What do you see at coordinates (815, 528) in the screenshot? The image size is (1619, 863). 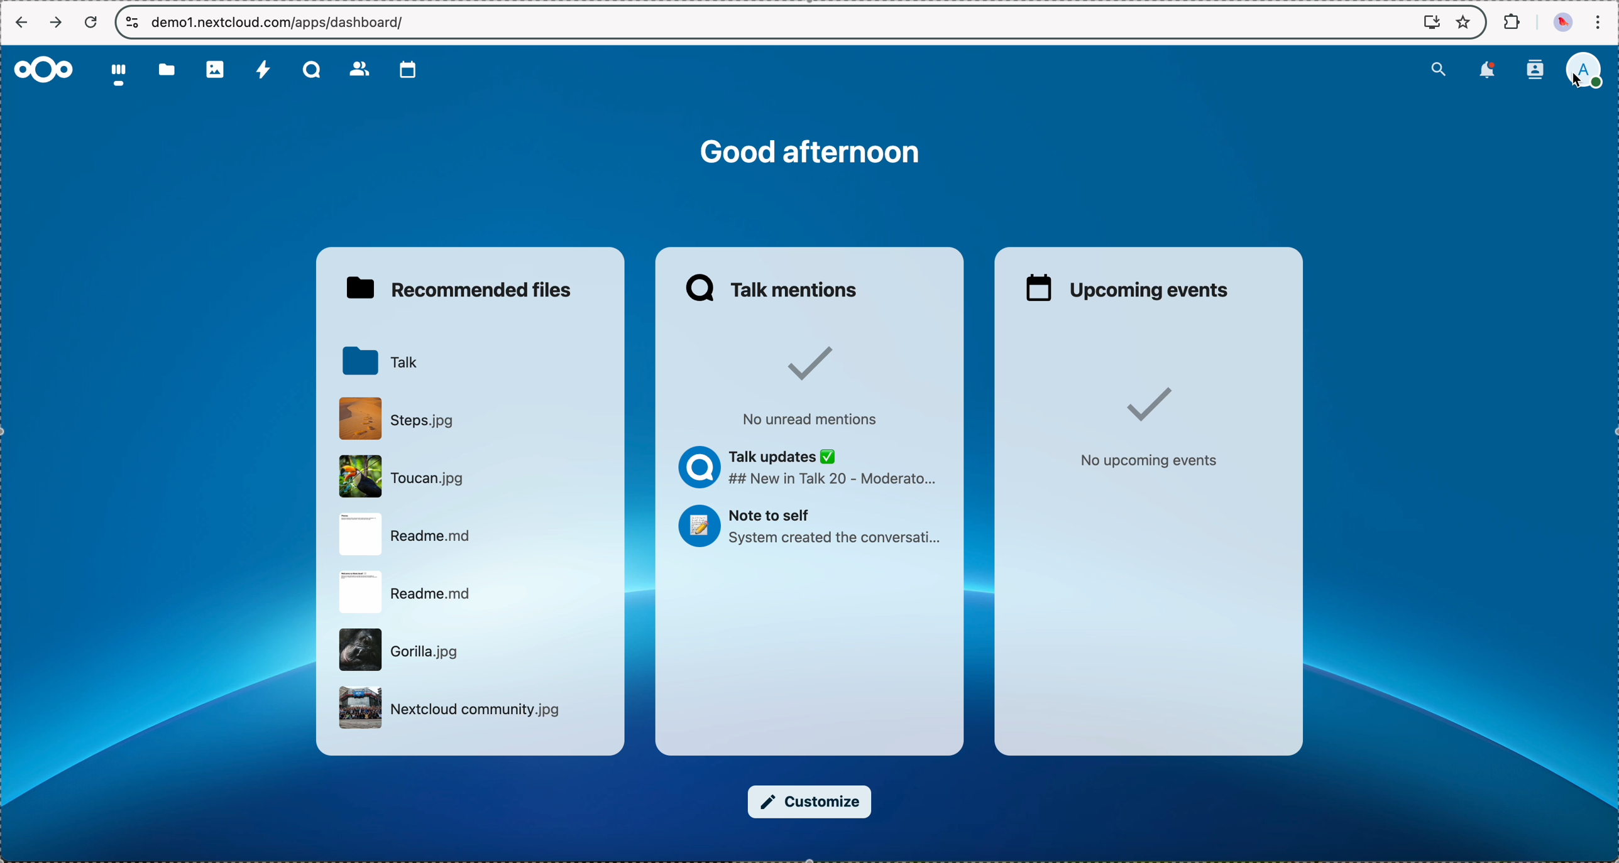 I see `note to self` at bounding box center [815, 528].